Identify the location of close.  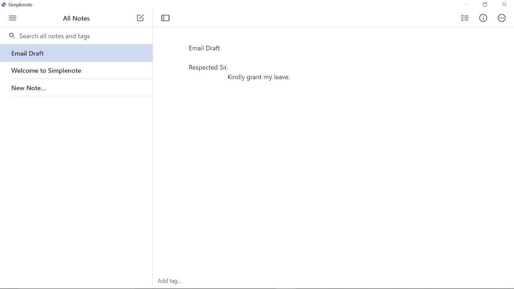
(504, 5).